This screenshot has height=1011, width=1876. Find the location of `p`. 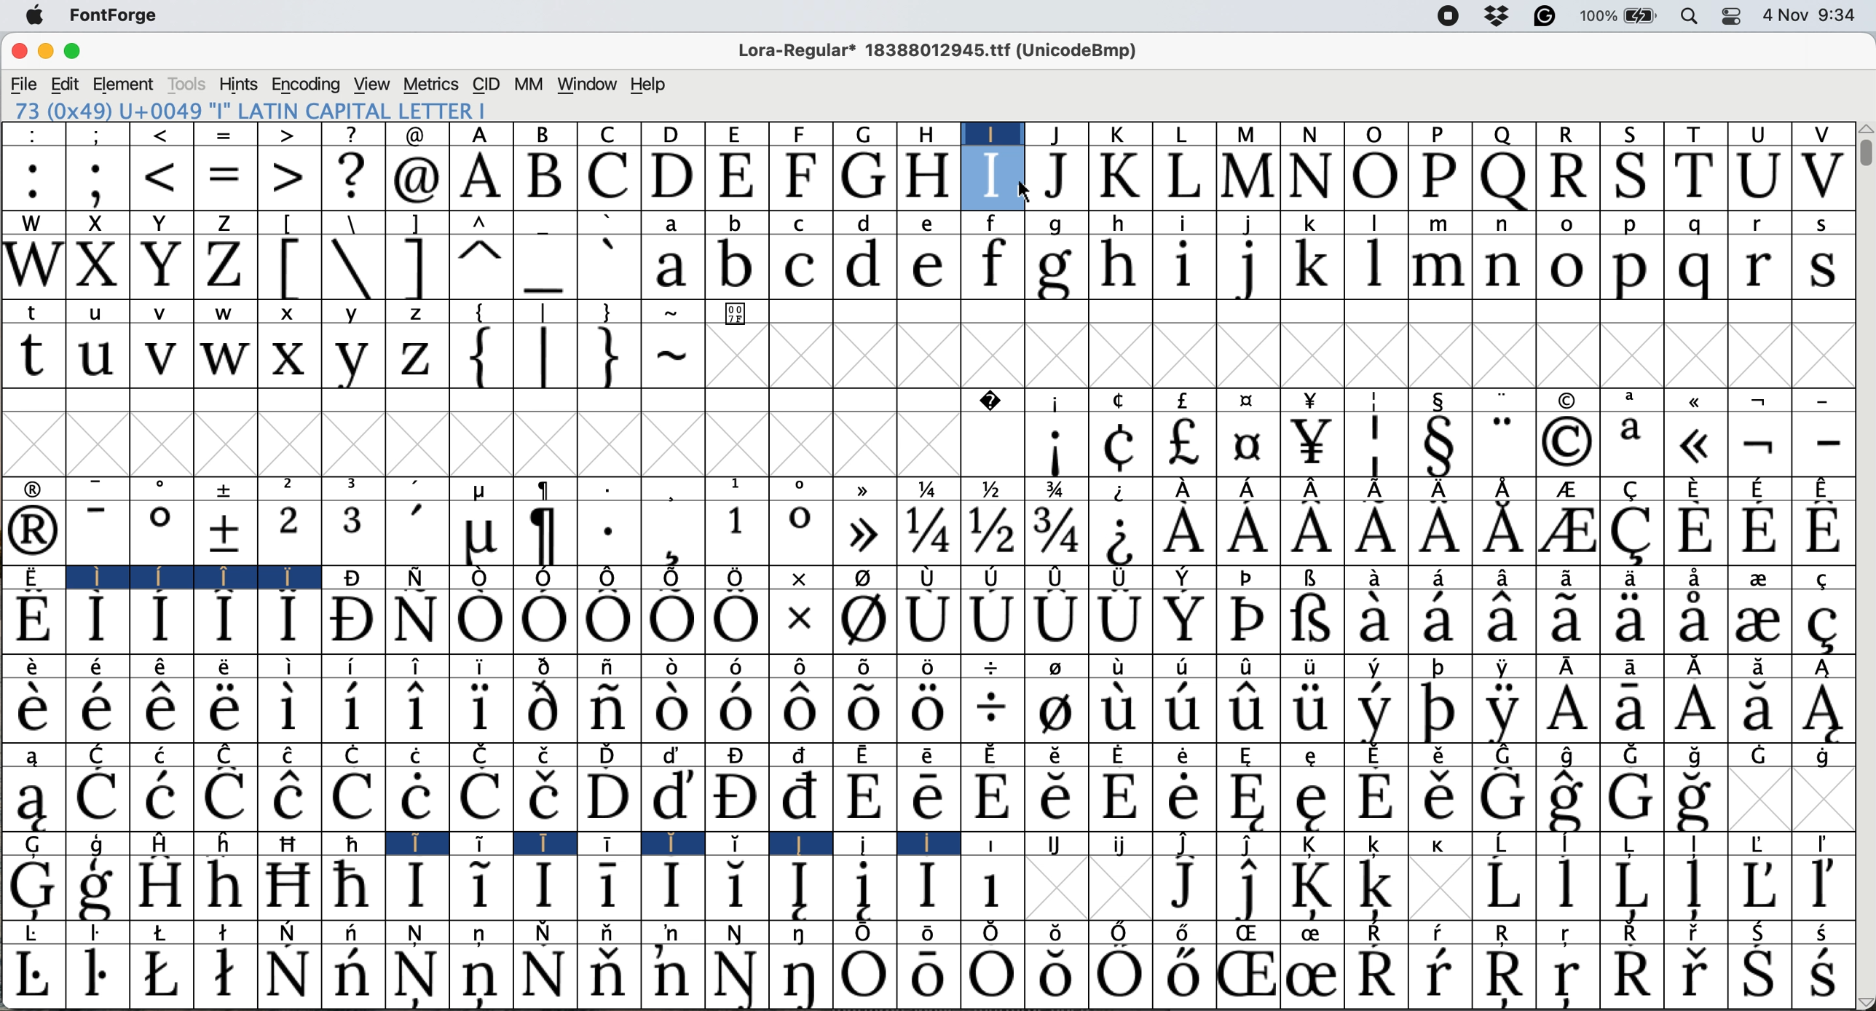

p is located at coordinates (1629, 270).